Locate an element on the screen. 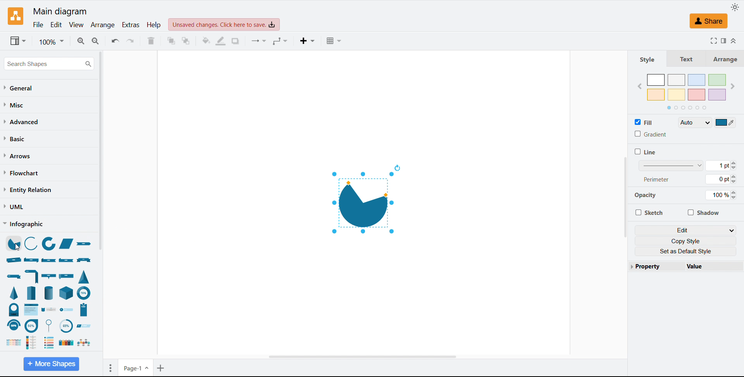 The width and height of the screenshot is (744, 377). cylinder is located at coordinates (48, 294).